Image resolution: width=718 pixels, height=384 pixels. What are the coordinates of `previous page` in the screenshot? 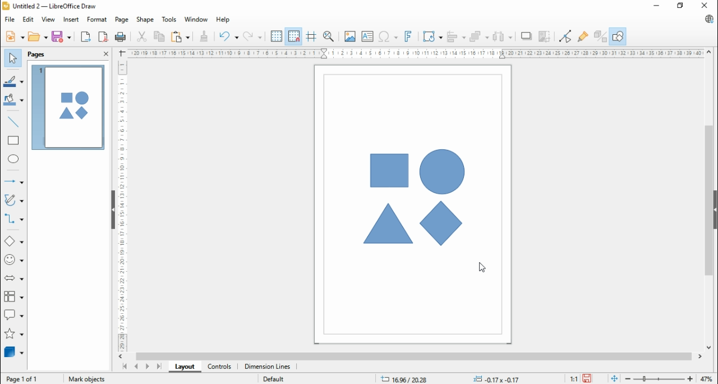 It's located at (136, 366).